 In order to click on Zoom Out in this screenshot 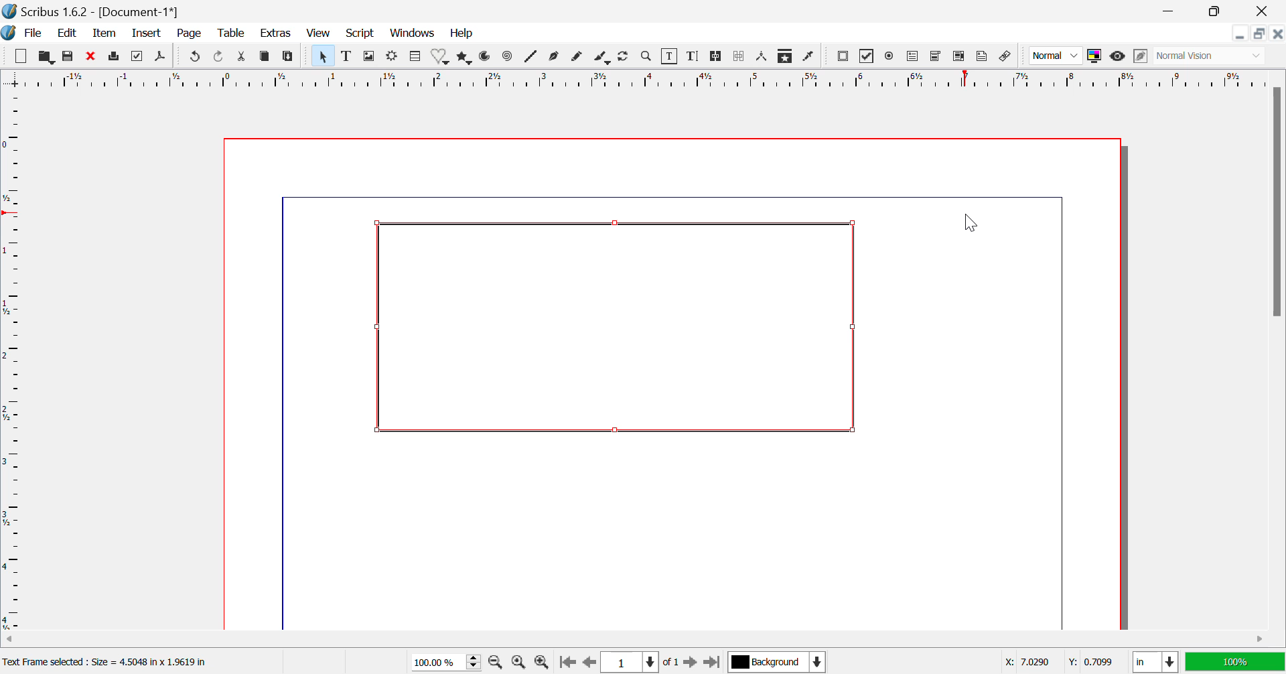, I will do `click(497, 663)`.